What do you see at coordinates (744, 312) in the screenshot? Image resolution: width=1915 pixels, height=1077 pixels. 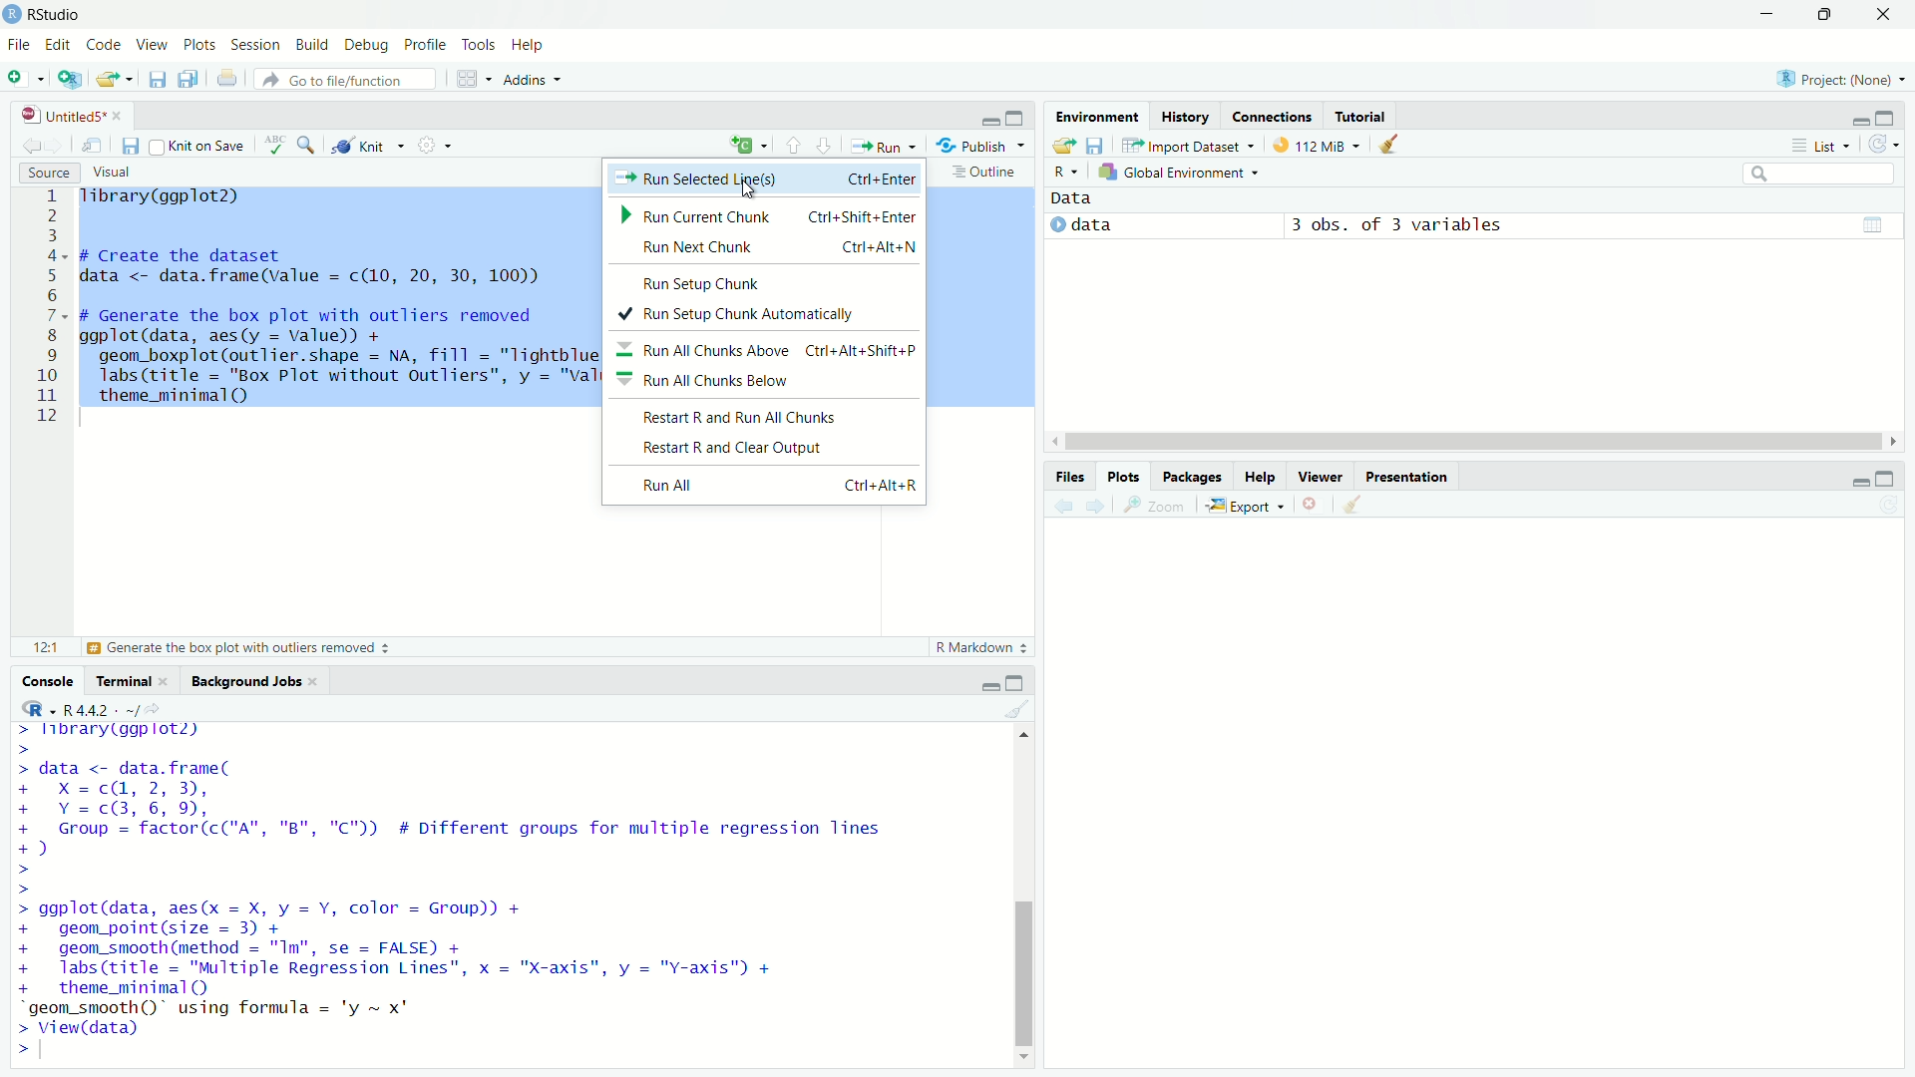 I see `+ Run Setup Chunk Automatically` at bounding box center [744, 312].